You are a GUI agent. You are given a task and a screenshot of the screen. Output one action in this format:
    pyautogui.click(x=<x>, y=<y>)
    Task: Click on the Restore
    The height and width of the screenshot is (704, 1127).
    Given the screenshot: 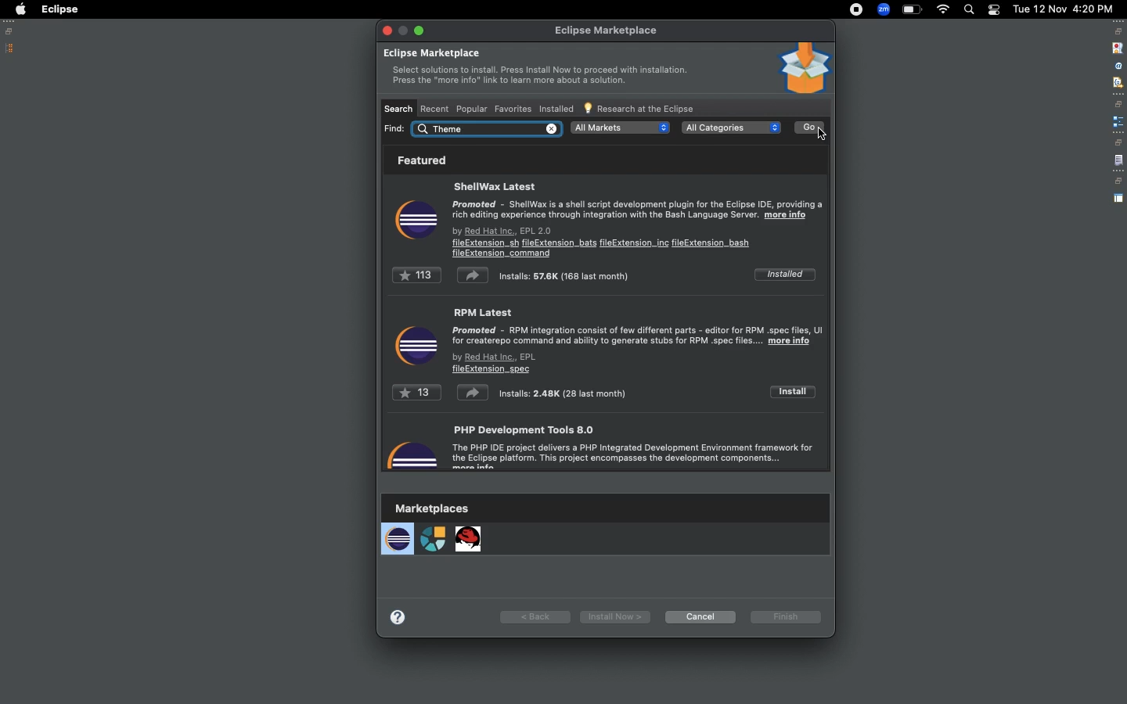 What is the action you would take?
    pyautogui.click(x=12, y=31)
    